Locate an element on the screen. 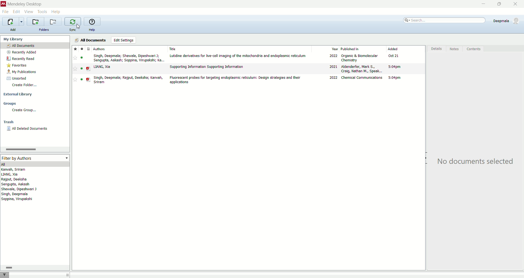 This screenshot has width=524, height=278. Shewale, Dipeshwari J is located at coordinates (20, 189).